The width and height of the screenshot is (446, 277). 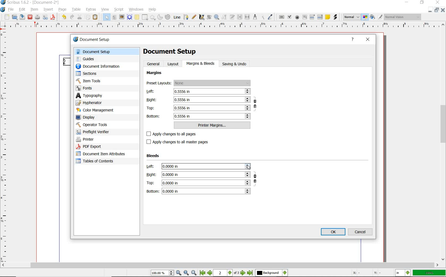 What do you see at coordinates (430, 10) in the screenshot?
I see `Close` at bounding box center [430, 10].